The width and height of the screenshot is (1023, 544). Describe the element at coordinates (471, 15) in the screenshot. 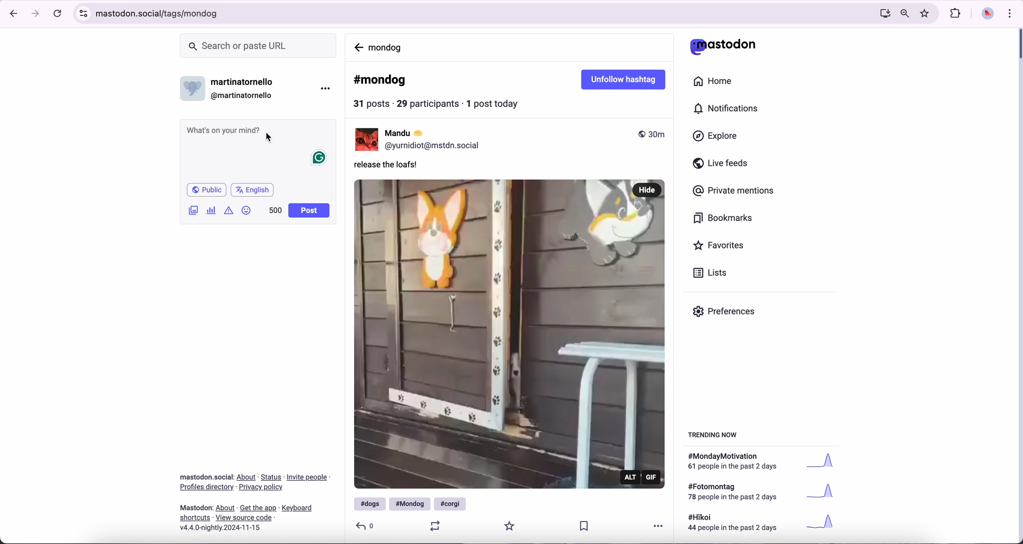

I see `URL` at that location.